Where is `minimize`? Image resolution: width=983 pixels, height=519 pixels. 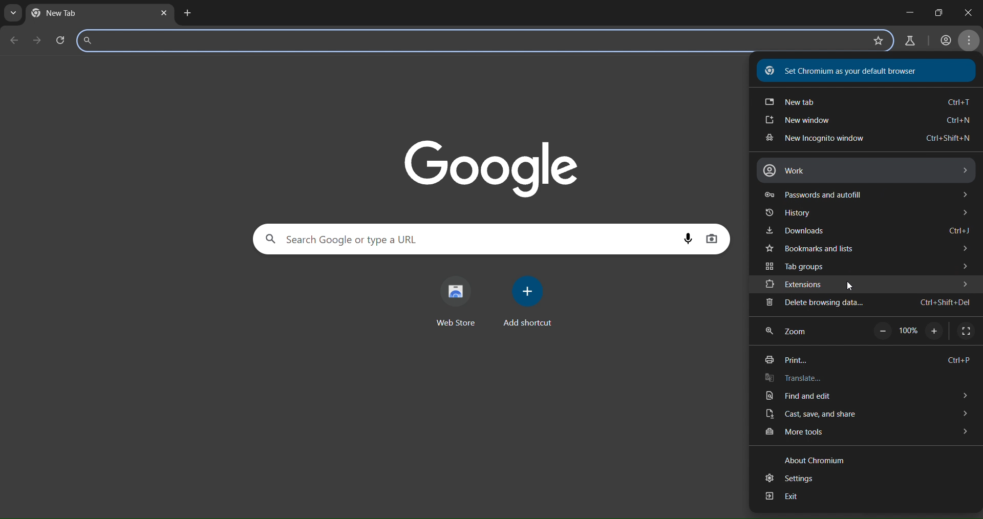
minimize is located at coordinates (904, 11).